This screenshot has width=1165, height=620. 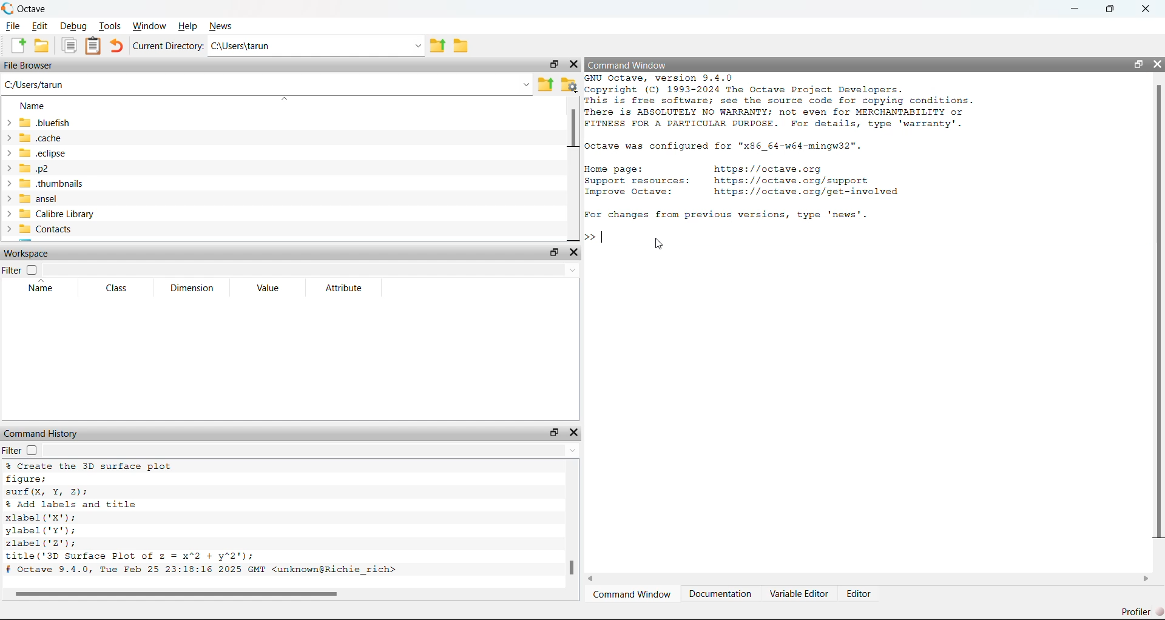 I want to click on Parent Directory, so click(x=546, y=84).